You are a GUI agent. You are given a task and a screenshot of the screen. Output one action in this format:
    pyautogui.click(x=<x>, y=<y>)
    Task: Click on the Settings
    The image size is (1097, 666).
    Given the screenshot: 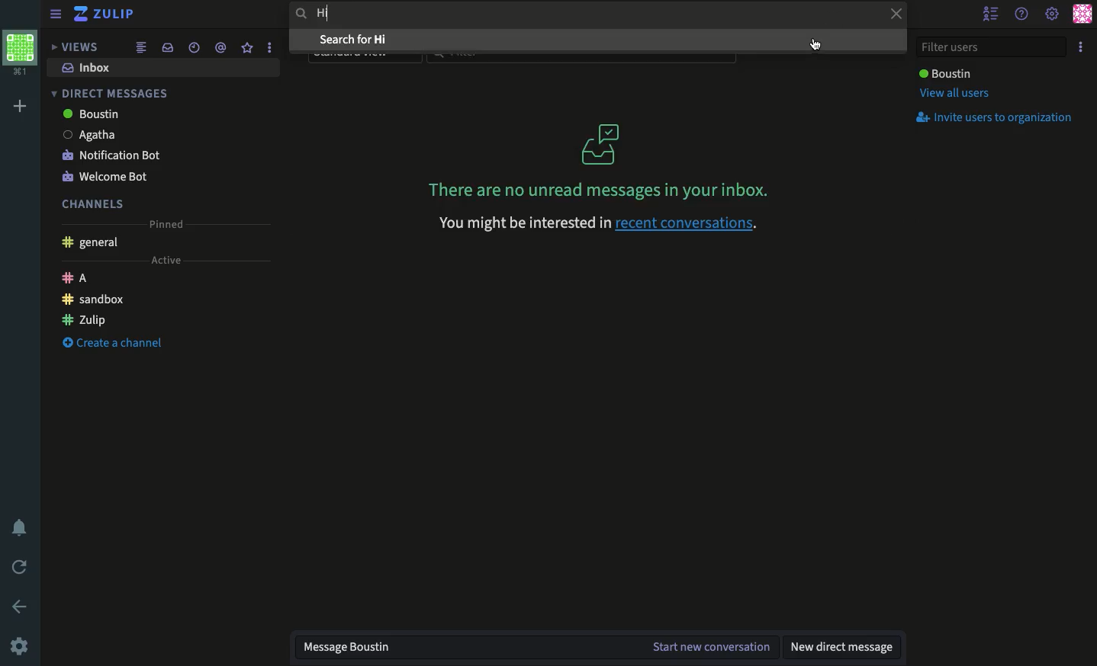 What is the action you would take?
    pyautogui.click(x=21, y=645)
    